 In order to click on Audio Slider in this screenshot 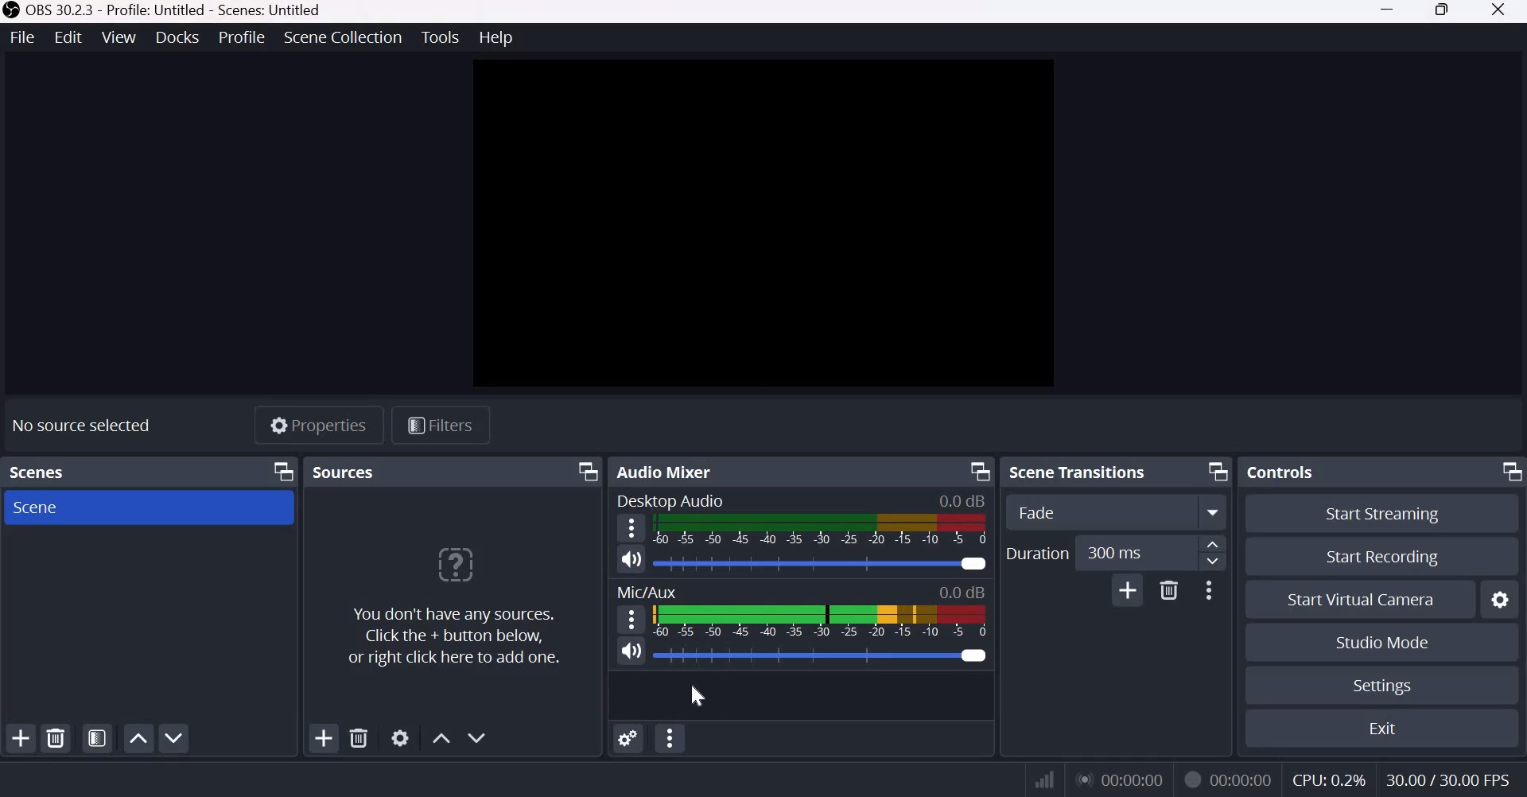, I will do `click(973, 655)`.